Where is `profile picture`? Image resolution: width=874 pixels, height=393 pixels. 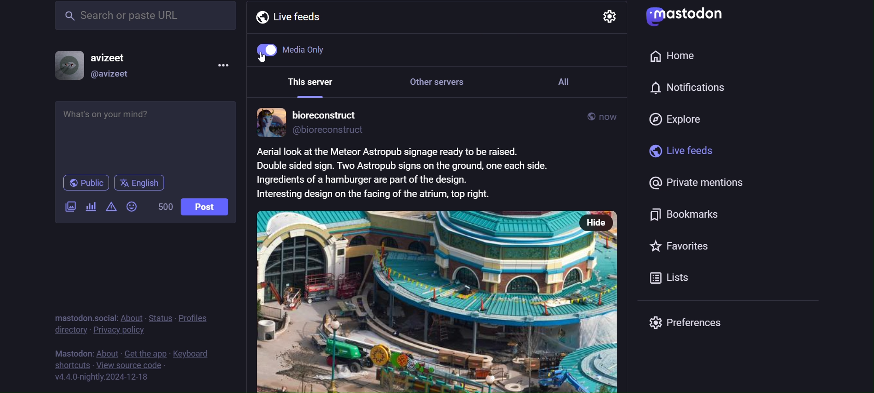 profile picture is located at coordinates (272, 122).